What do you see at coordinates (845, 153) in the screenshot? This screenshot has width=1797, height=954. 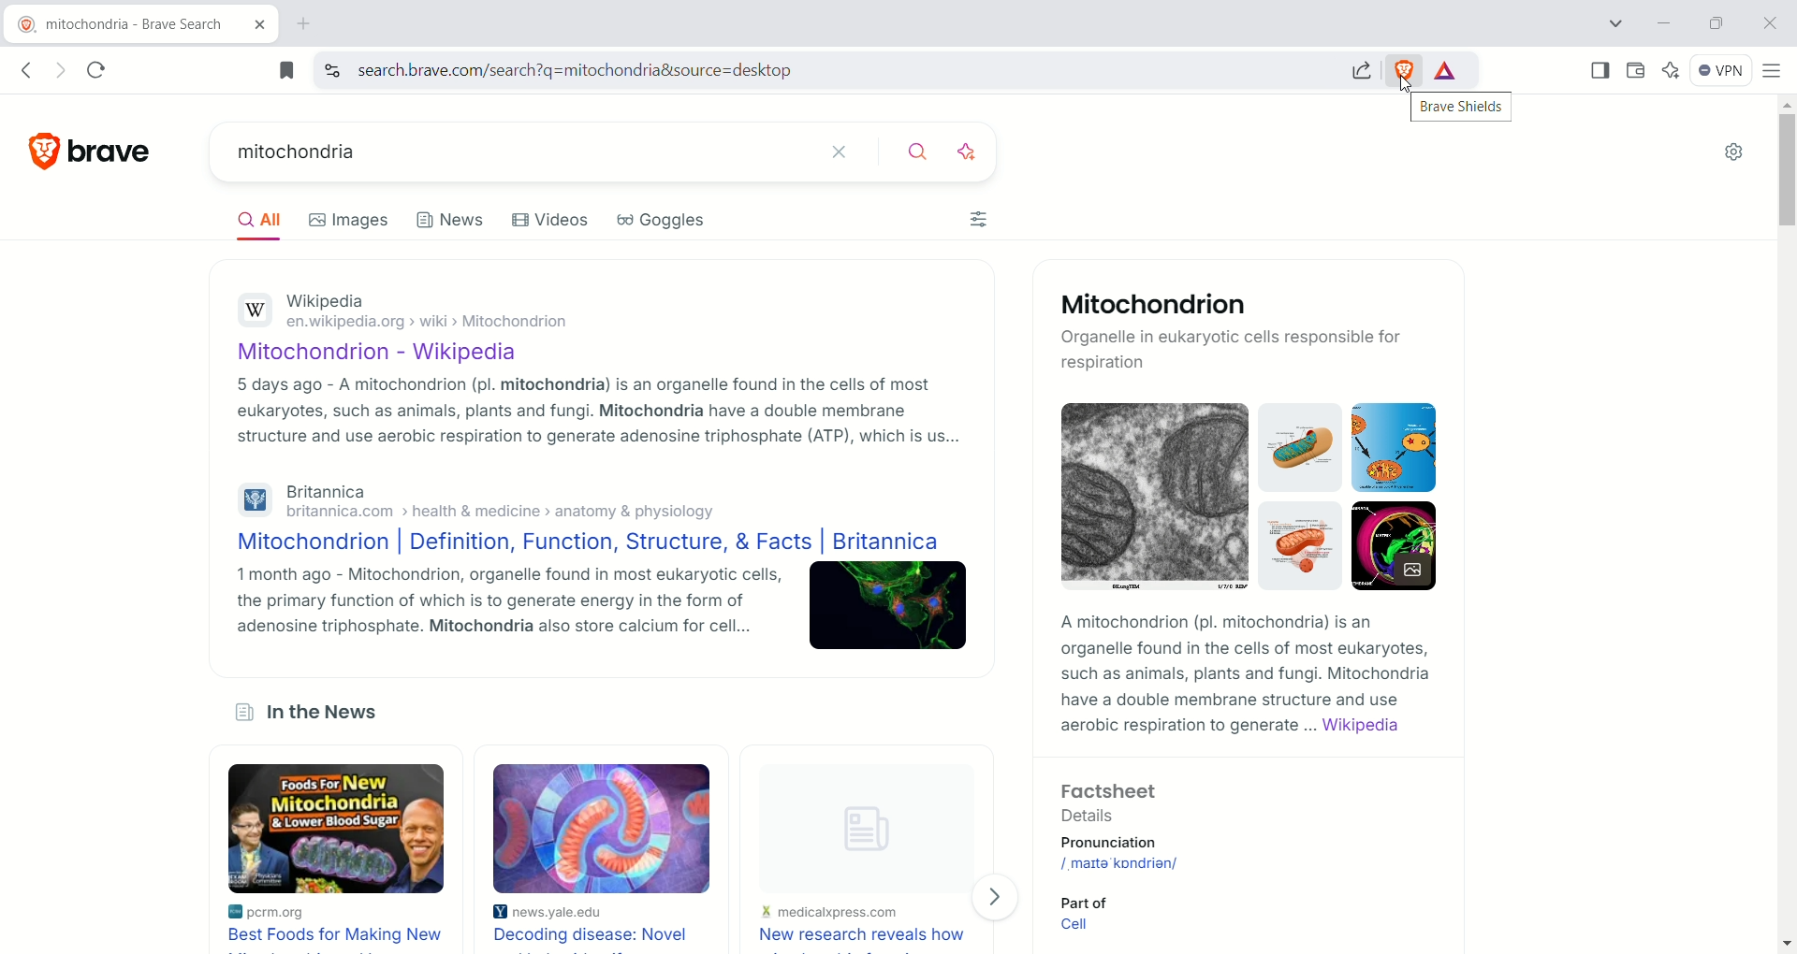 I see `close` at bounding box center [845, 153].